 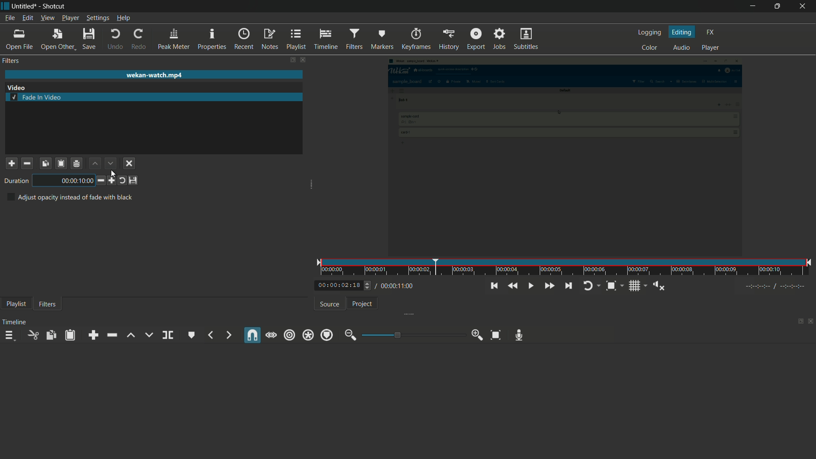 I want to click on add a filter, so click(x=11, y=163).